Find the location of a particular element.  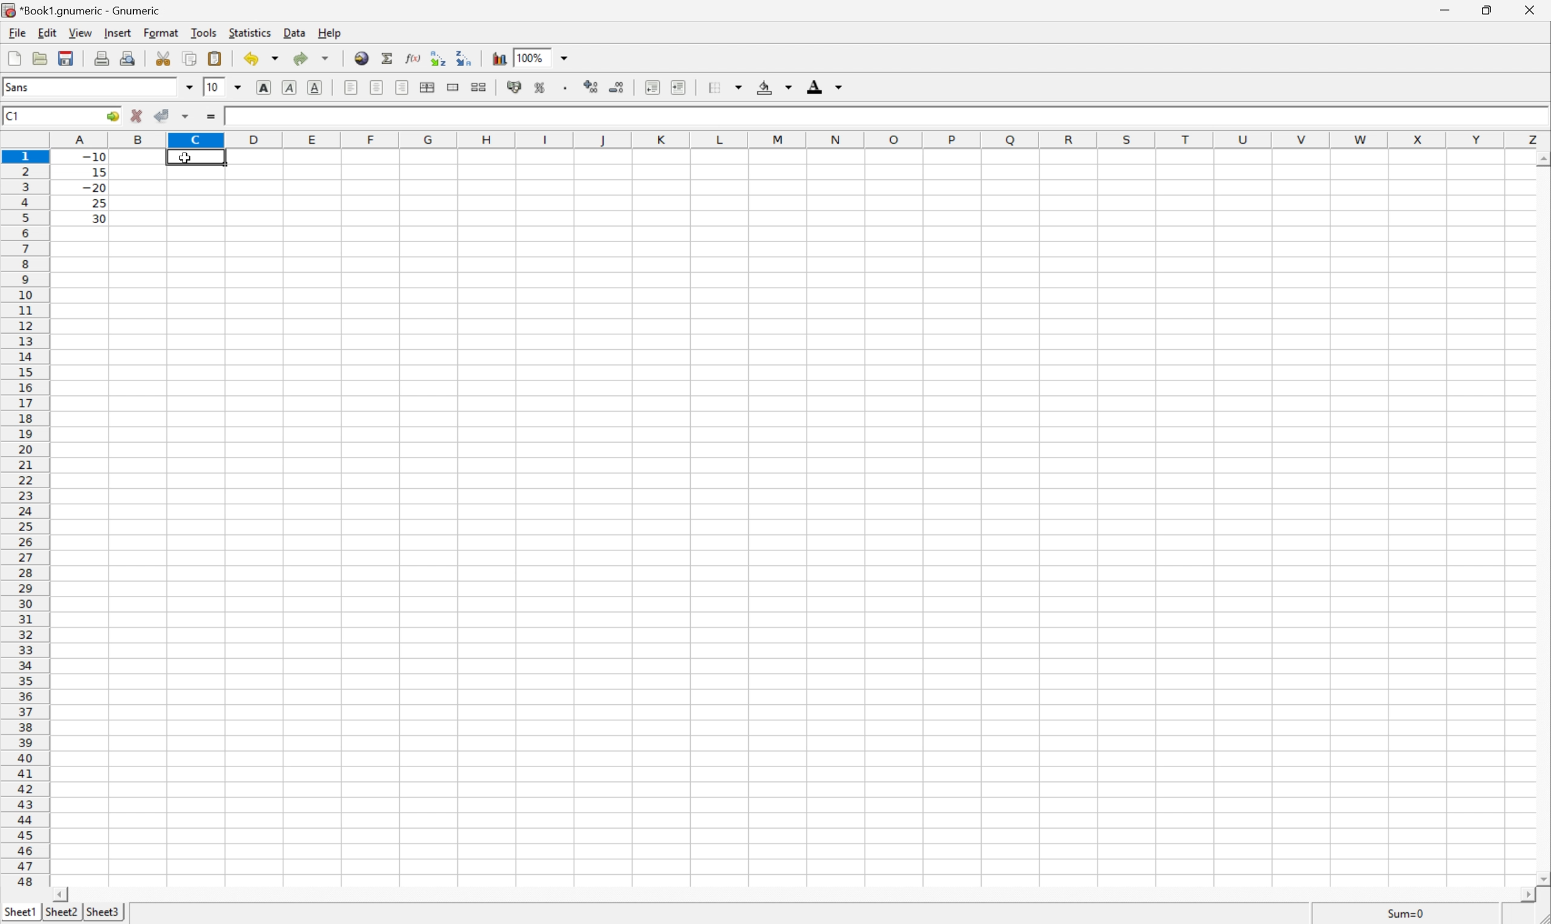

Borders is located at coordinates (711, 87).